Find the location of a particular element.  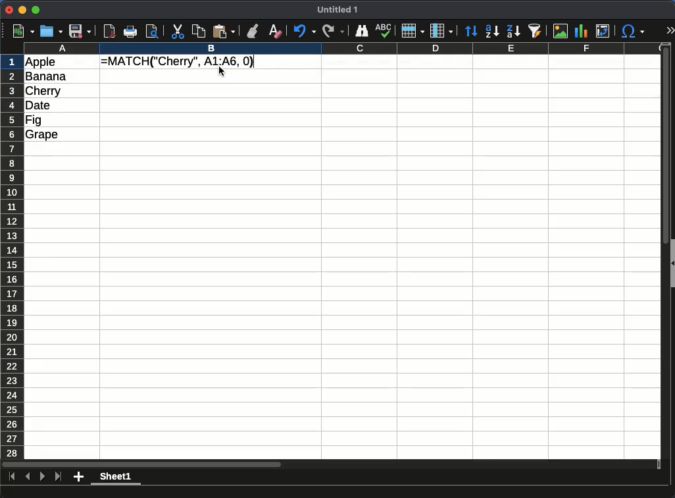

open is located at coordinates (51, 32).